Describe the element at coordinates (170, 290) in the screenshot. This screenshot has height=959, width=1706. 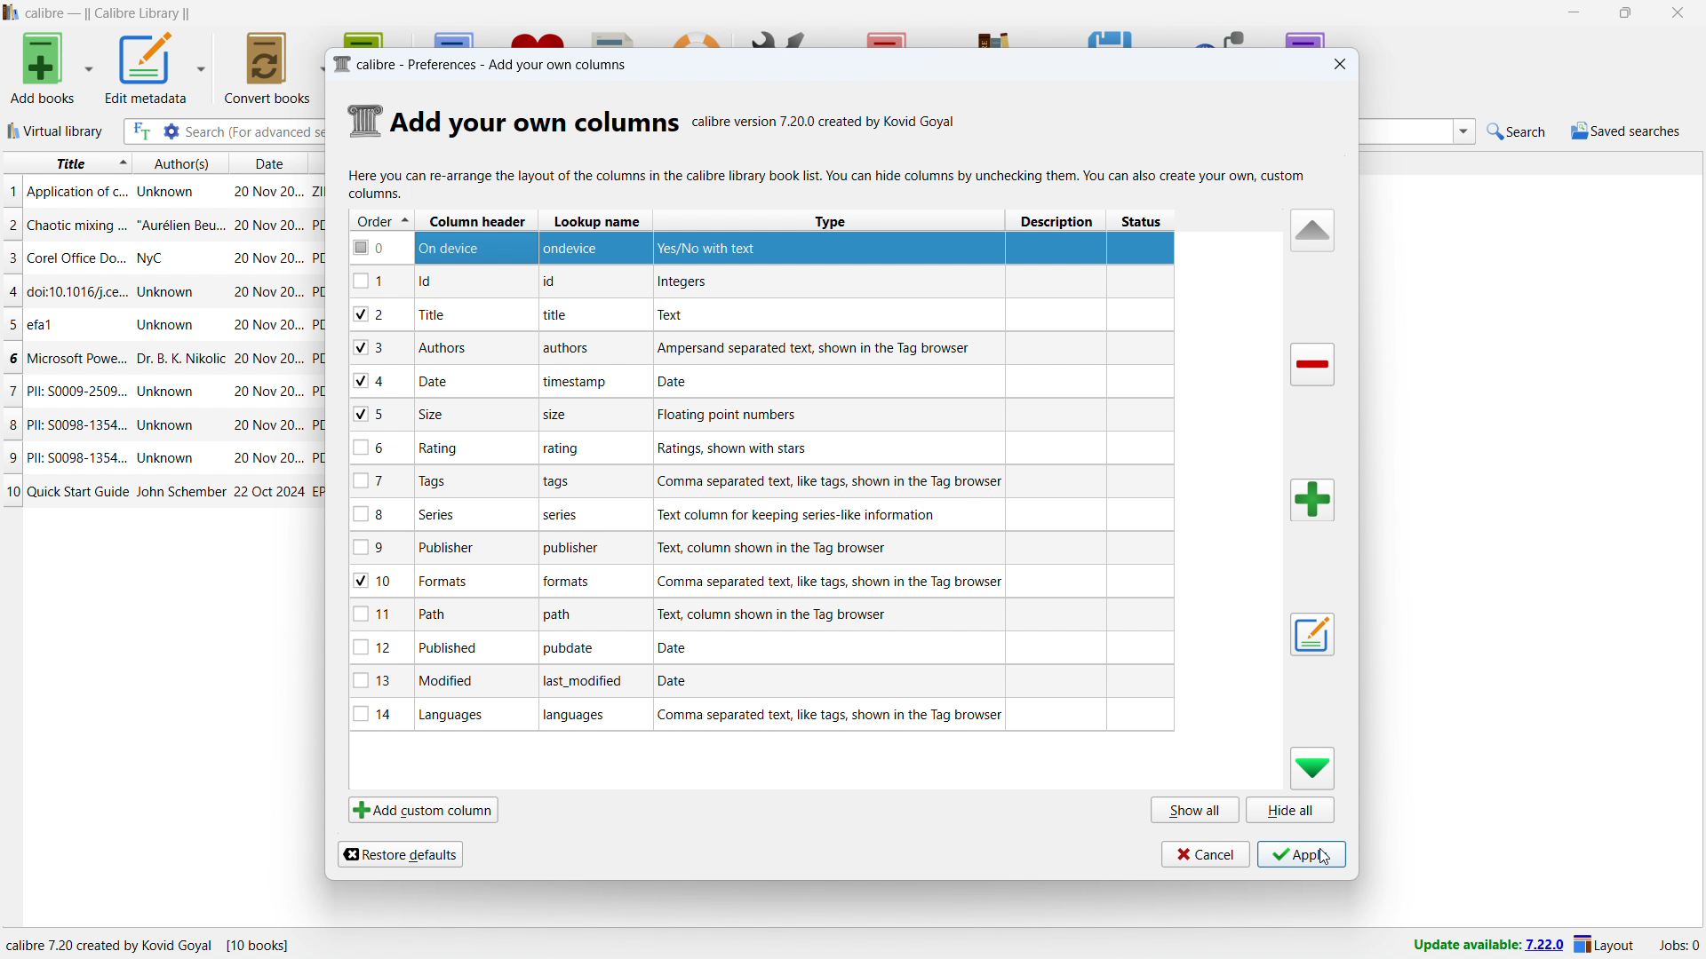
I see `author` at that location.